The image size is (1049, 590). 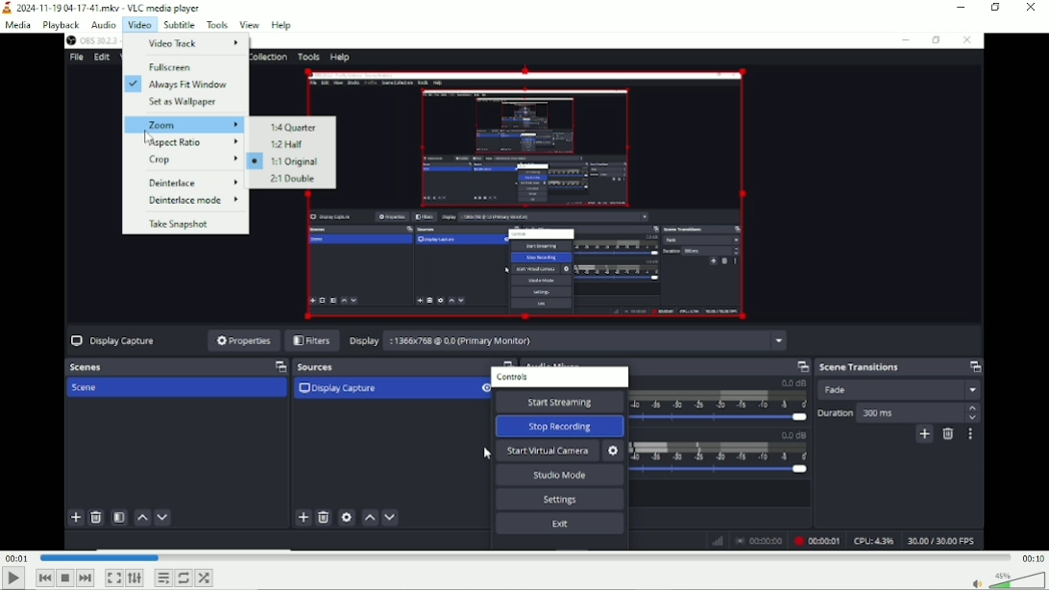 I want to click on Deinterlace mode, so click(x=187, y=202).